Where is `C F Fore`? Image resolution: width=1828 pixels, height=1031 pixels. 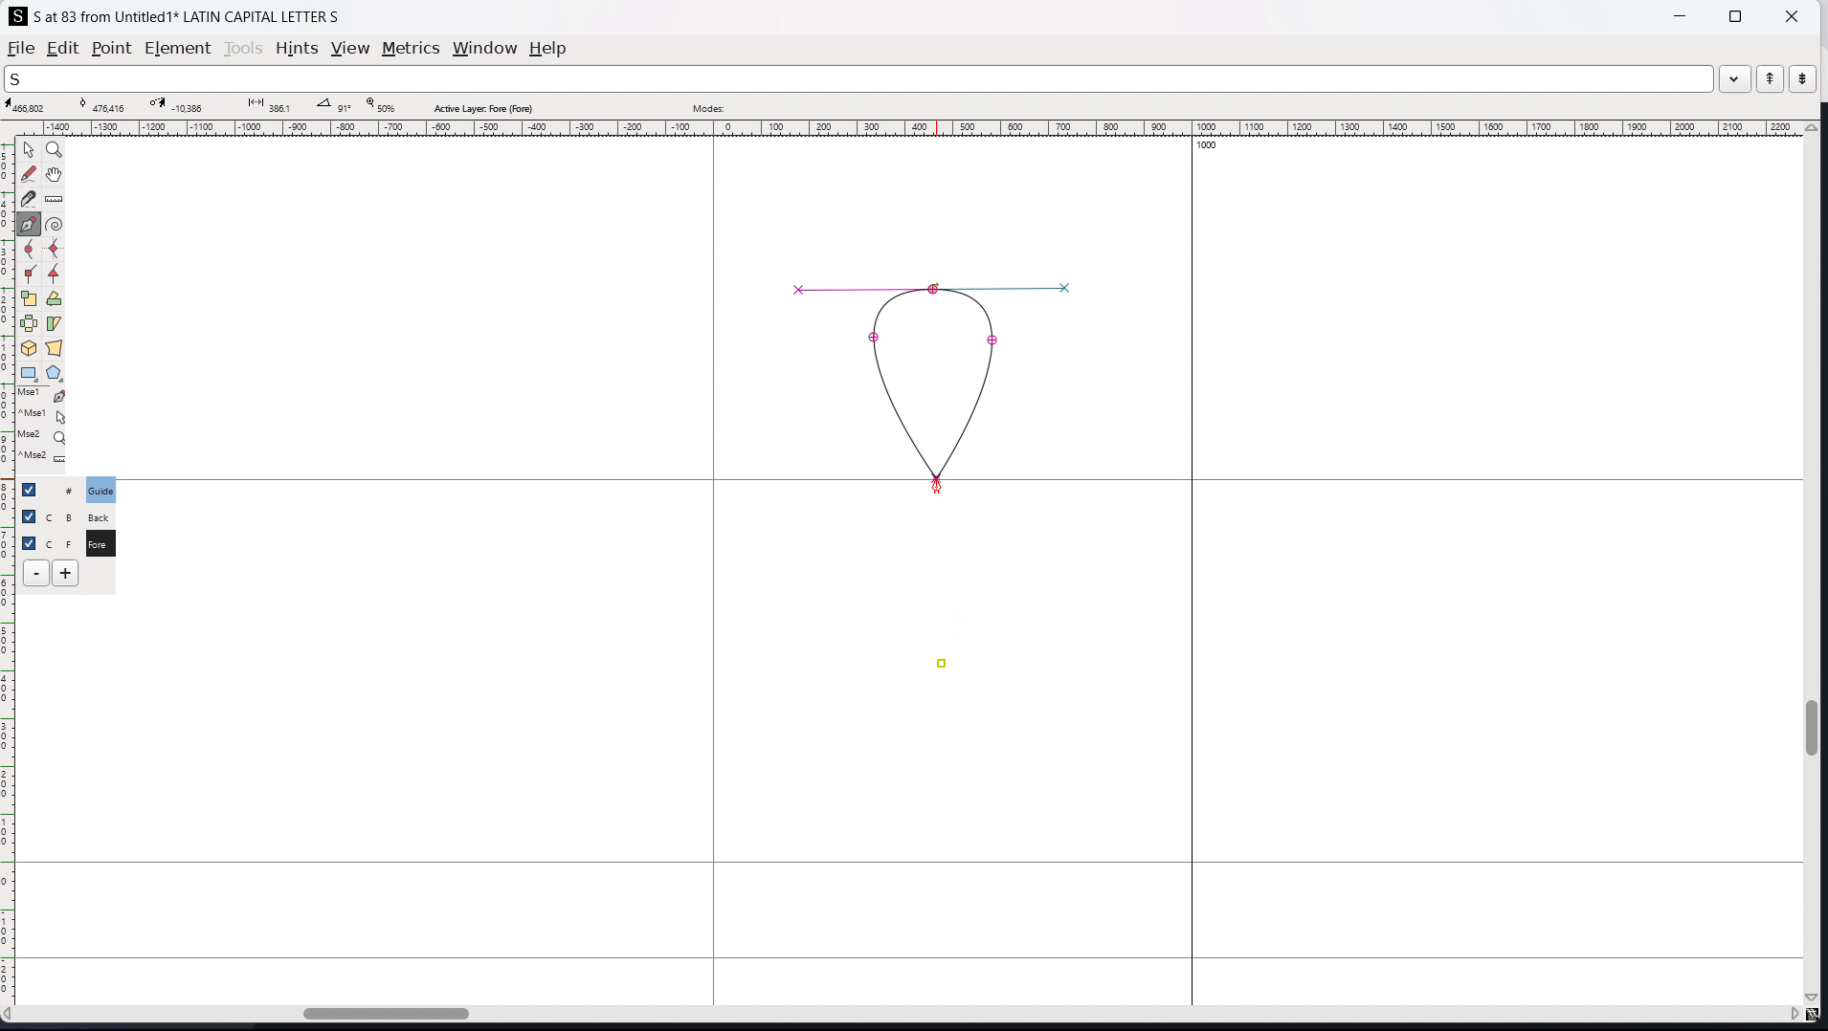
C F Fore is located at coordinates (100, 542).